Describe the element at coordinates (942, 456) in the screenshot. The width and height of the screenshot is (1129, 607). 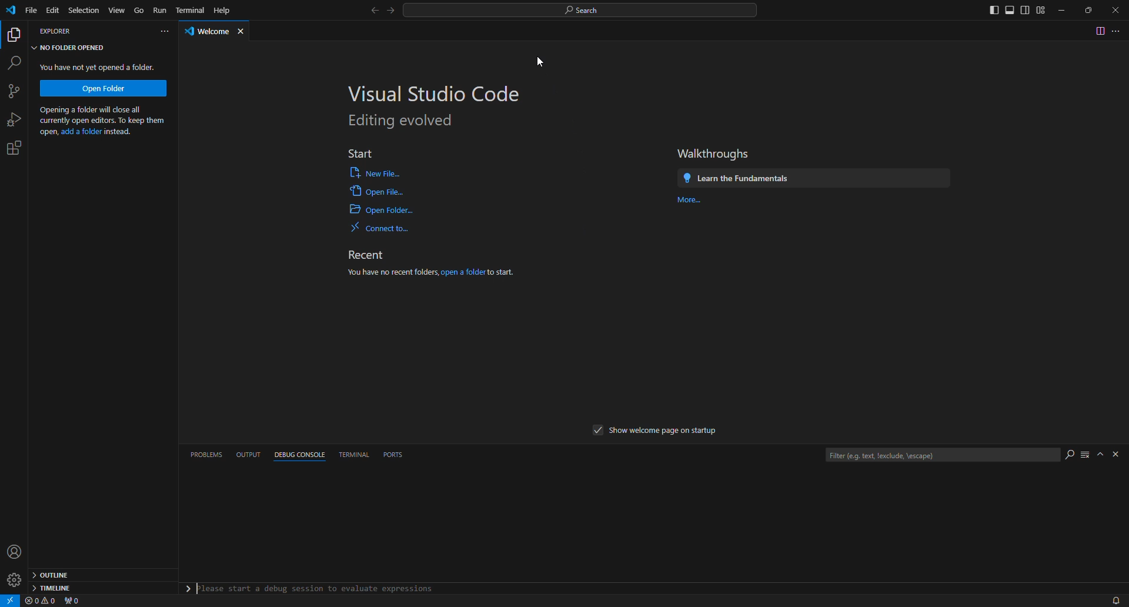
I see `Filter (e.g. text, !exclude, /escape)` at that location.